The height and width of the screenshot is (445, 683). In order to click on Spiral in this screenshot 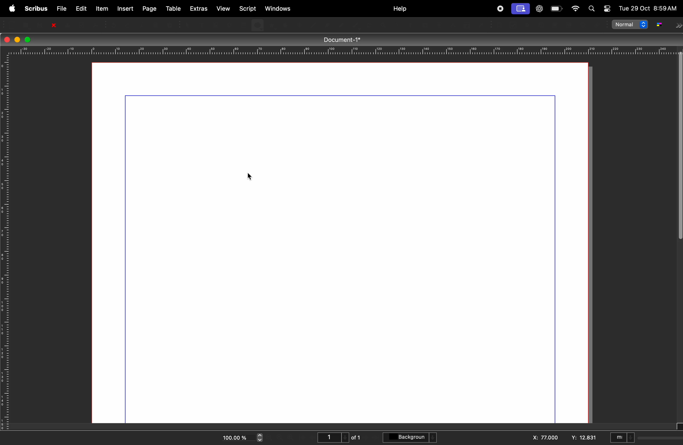, I will do `click(299, 25)`.